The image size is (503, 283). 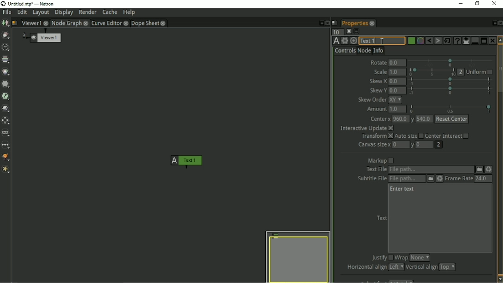 I want to click on none, so click(x=420, y=257).